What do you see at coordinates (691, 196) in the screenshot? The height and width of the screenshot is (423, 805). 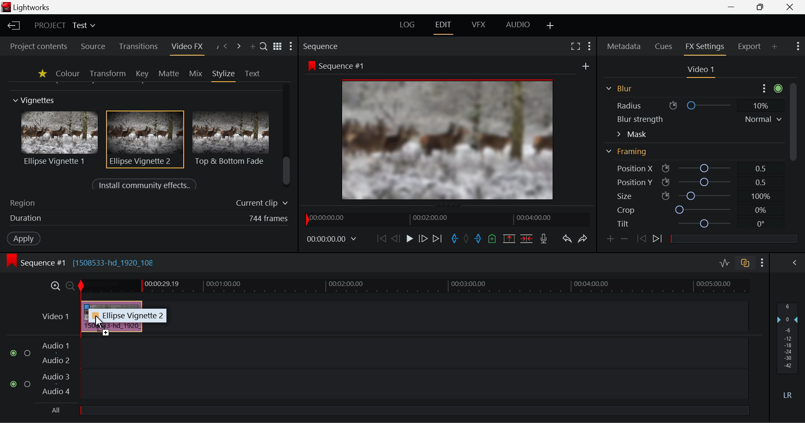 I see `Size` at bounding box center [691, 196].